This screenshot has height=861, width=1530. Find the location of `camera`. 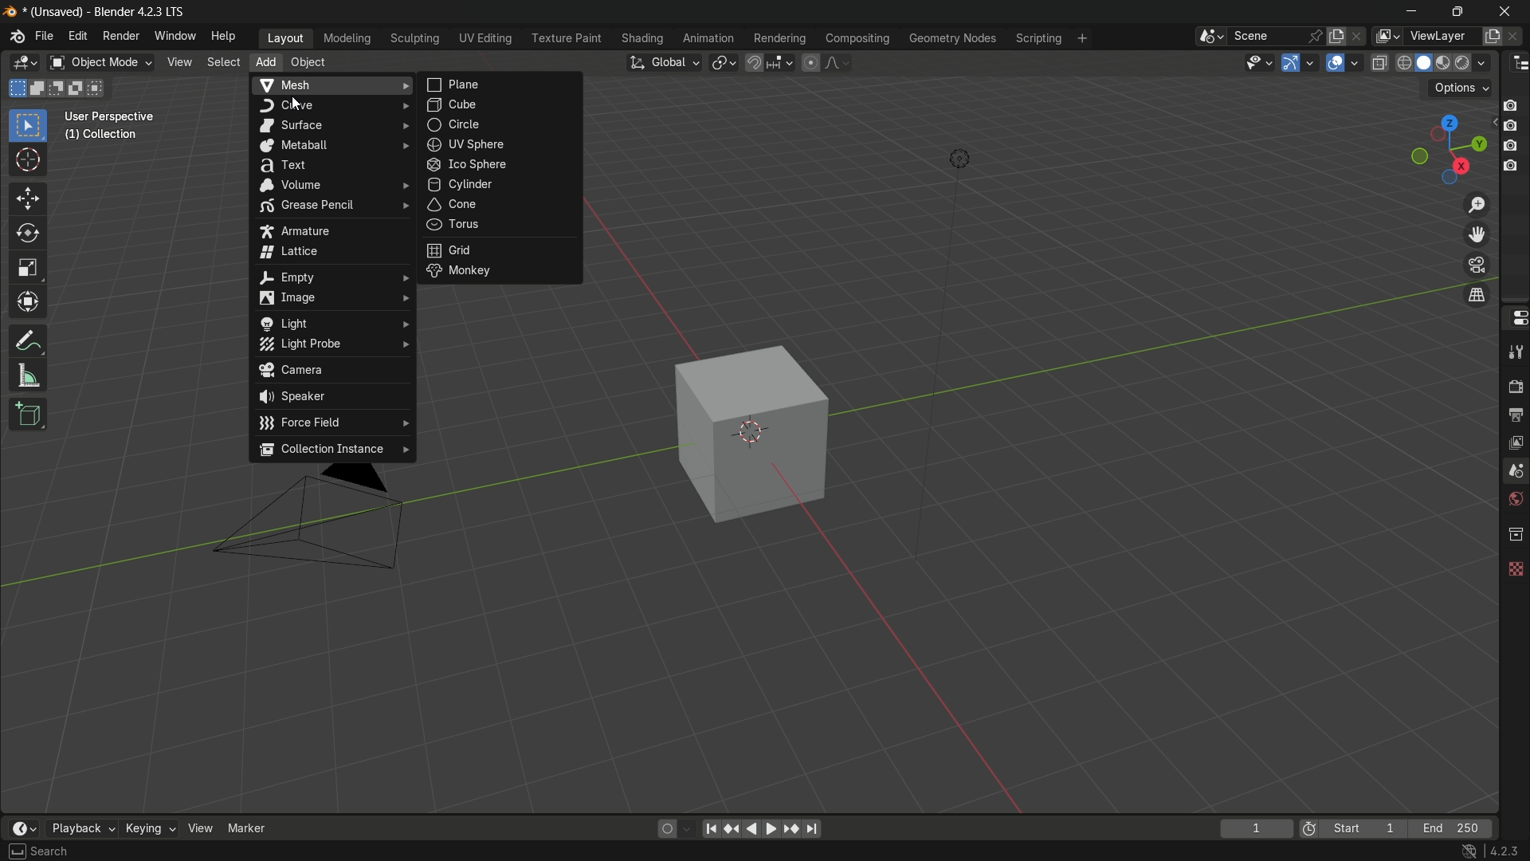

camera is located at coordinates (334, 372).